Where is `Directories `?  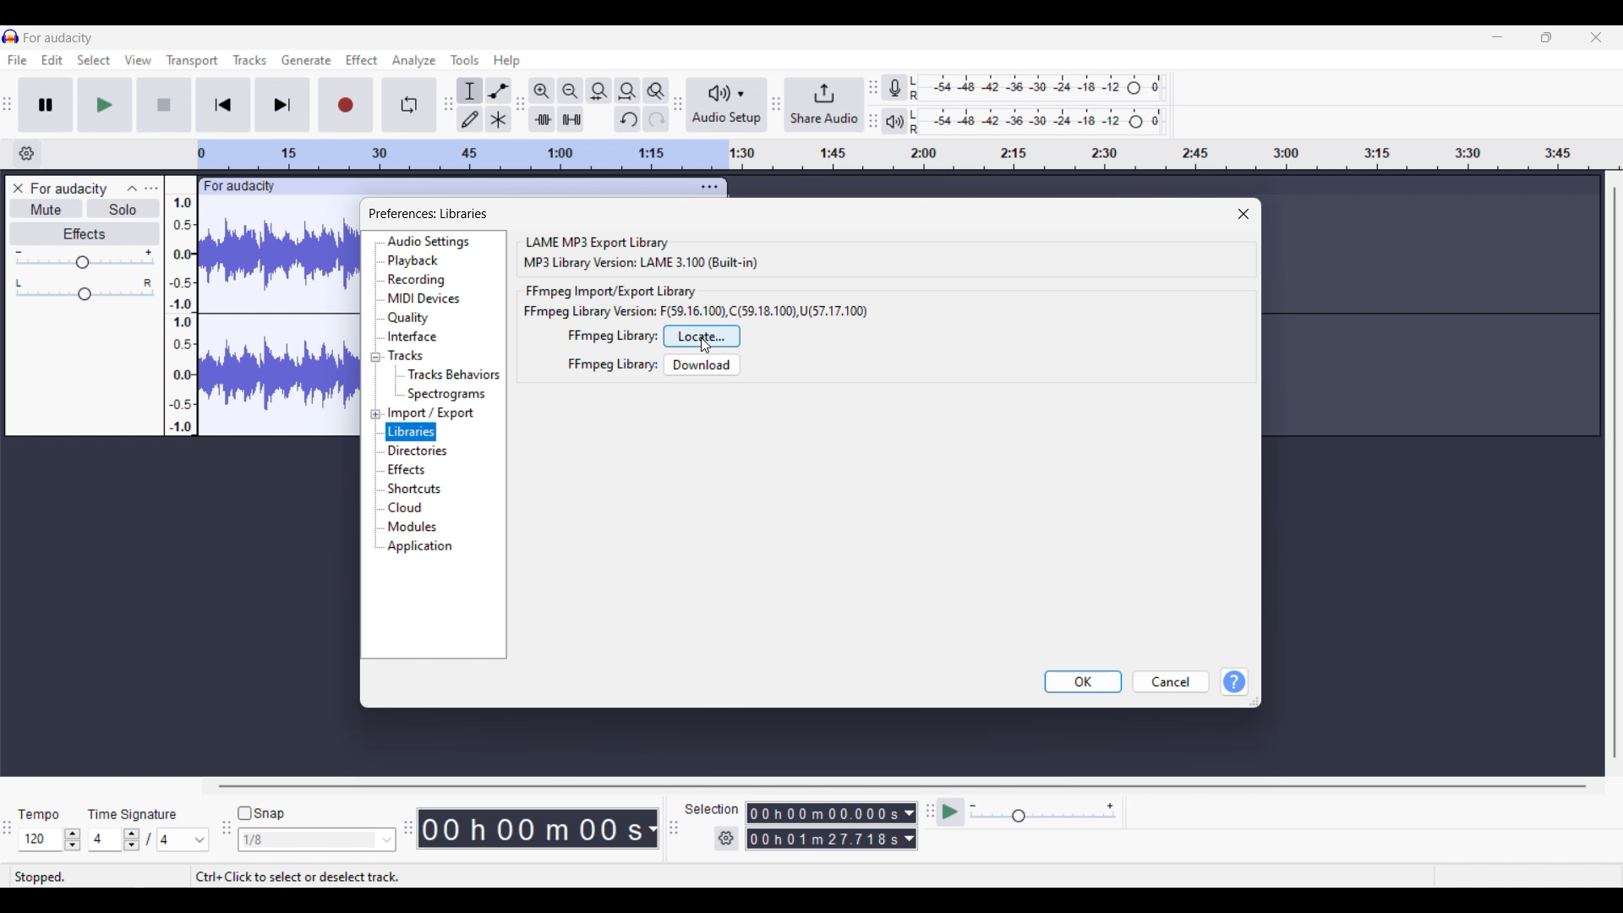 Directories  is located at coordinates (422, 451).